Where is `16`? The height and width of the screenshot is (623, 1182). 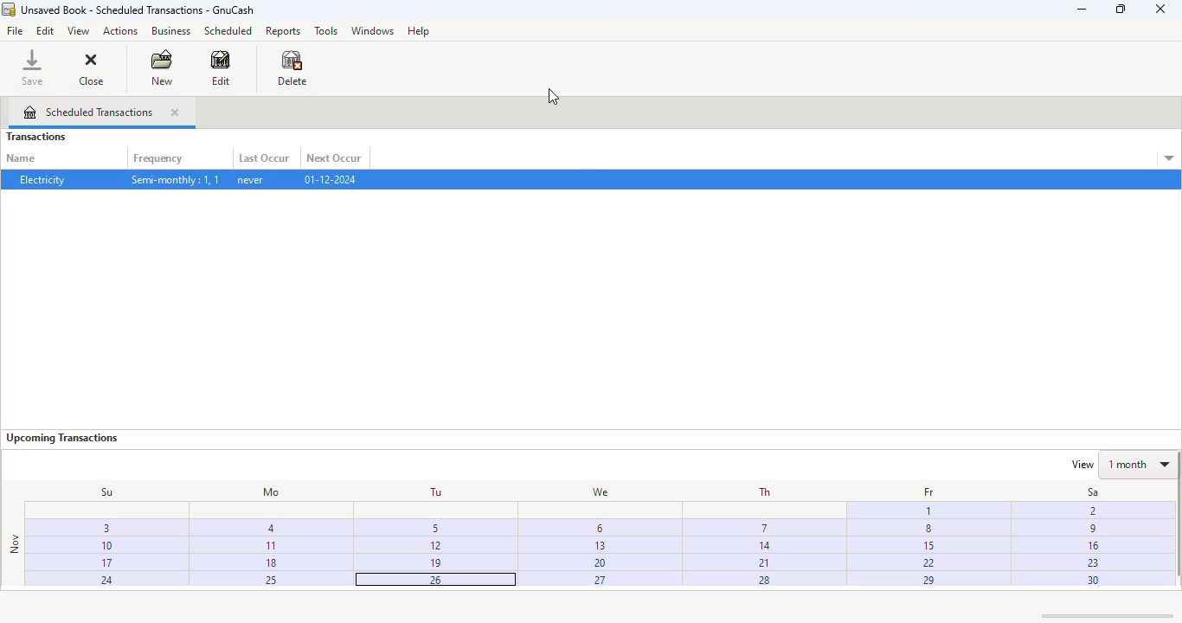 16 is located at coordinates (1091, 546).